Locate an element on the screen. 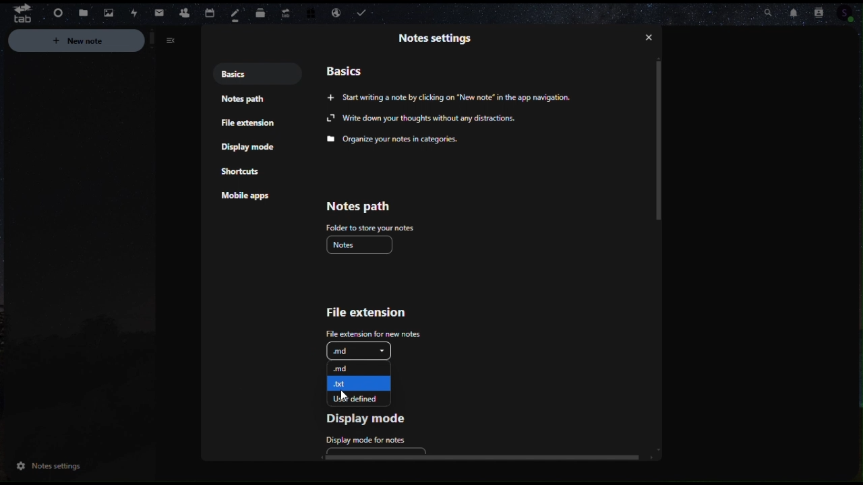 The image size is (863, 485). Mail is located at coordinates (160, 13).